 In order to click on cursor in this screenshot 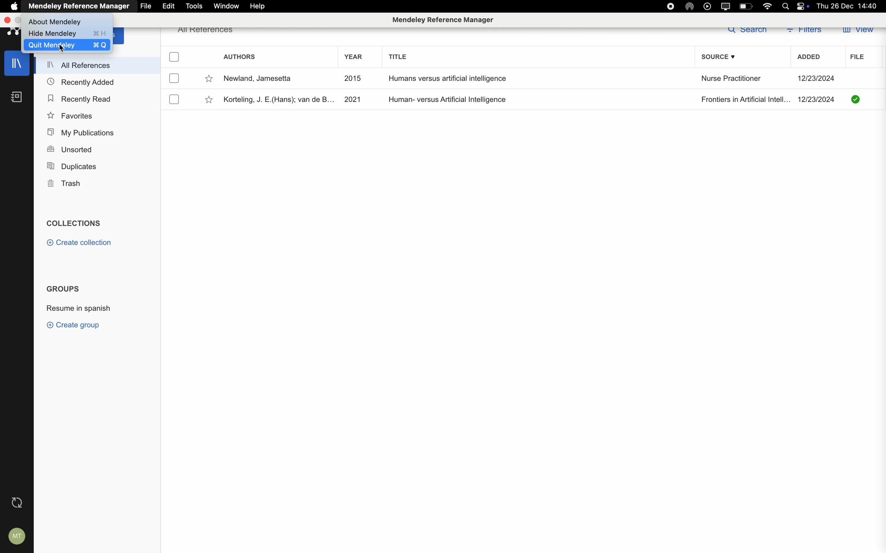, I will do `click(57, 46)`.